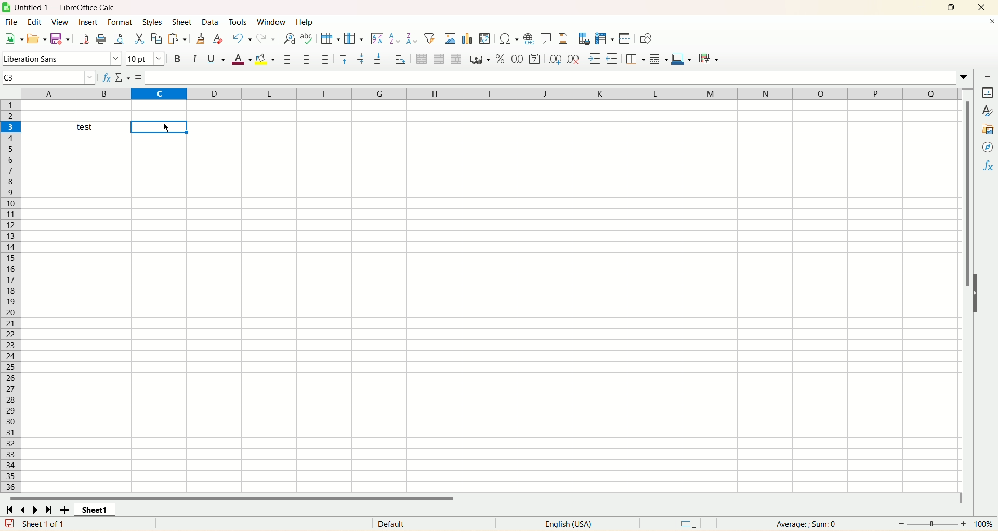 The width and height of the screenshot is (998, 531). I want to click on Header and footer, so click(563, 38).